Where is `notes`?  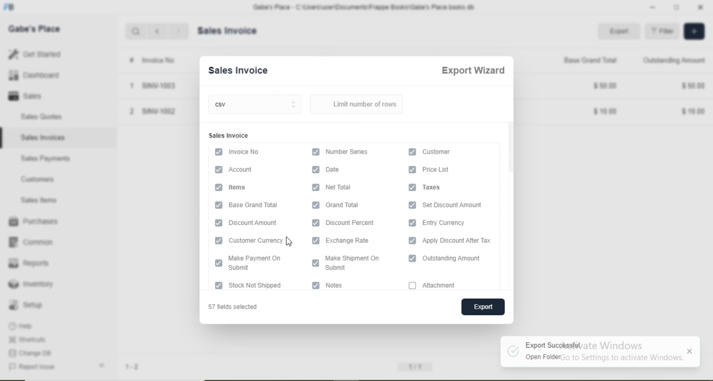 notes is located at coordinates (341, 286).